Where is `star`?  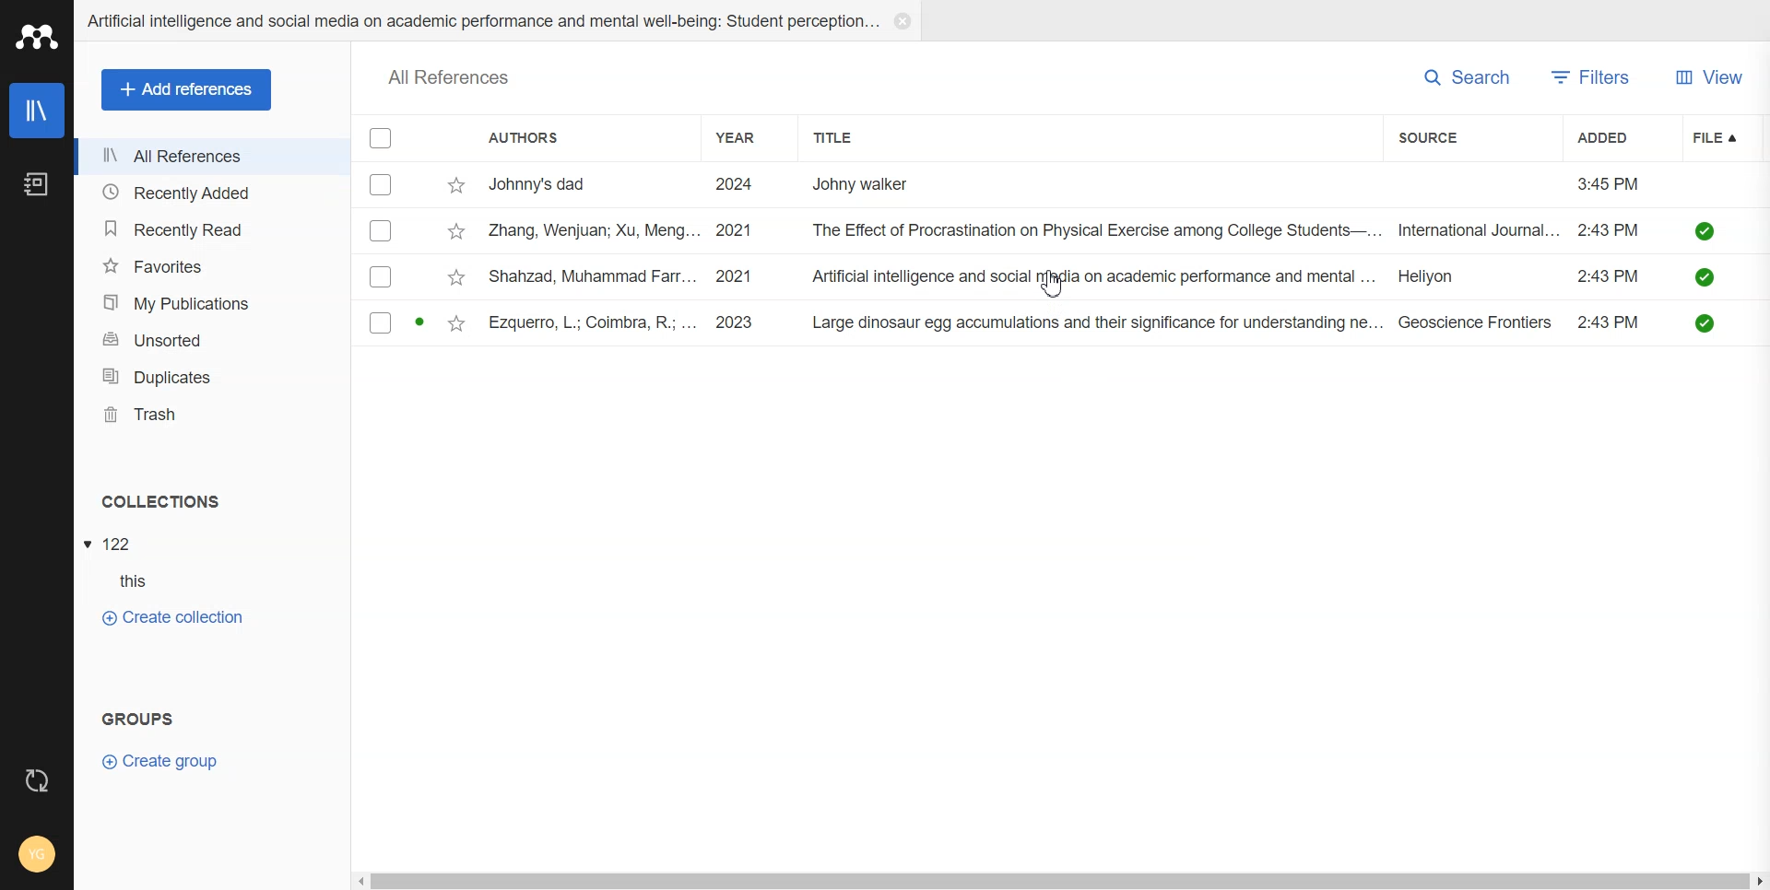
star is located at coordinates (455, 233).